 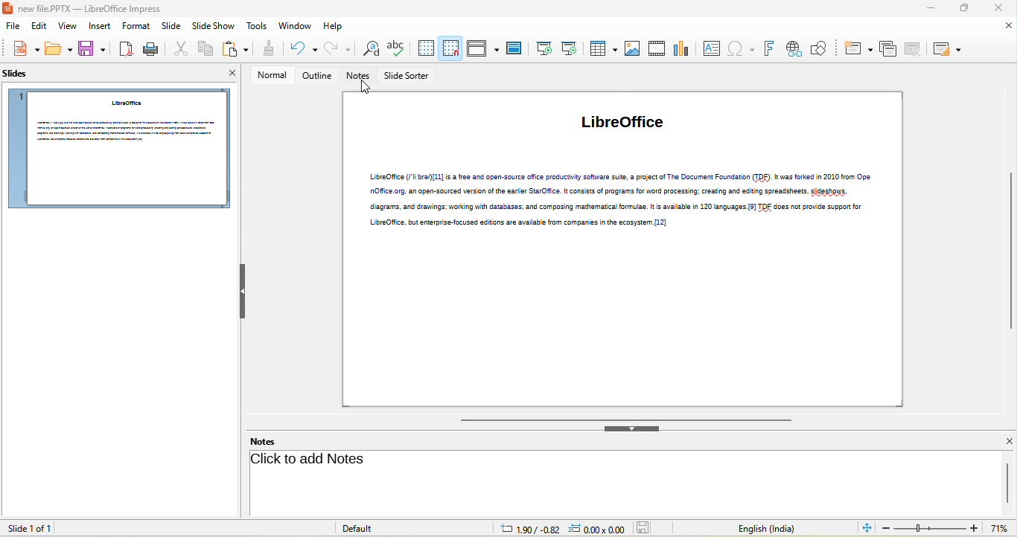 What do you see at coordinates (338, 48) in the screenshot?
I see `redo` at bounding box center [338, 48].